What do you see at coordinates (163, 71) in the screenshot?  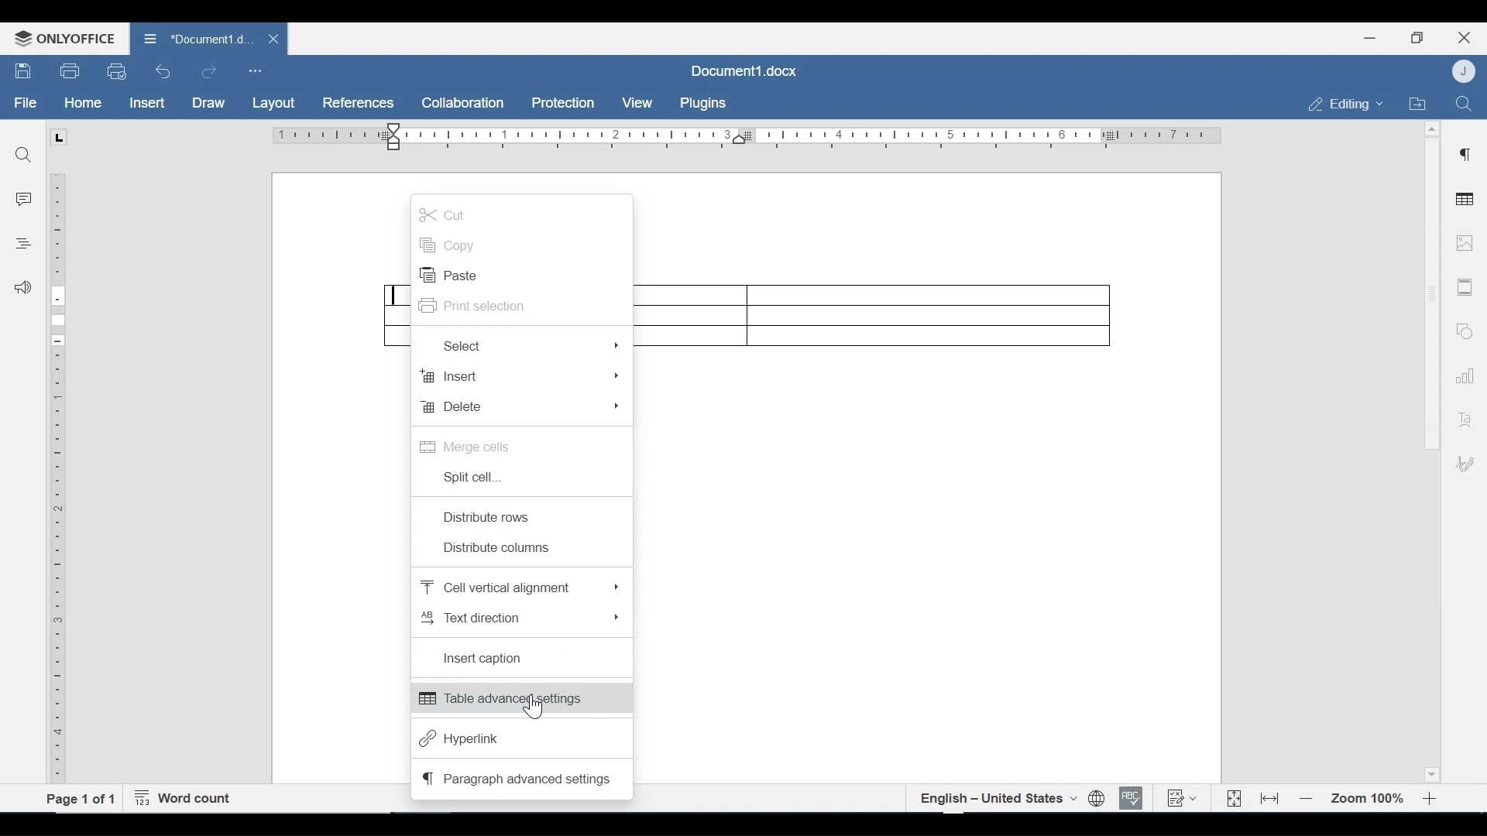 I see `Undo` at bounding box center [163, 71].